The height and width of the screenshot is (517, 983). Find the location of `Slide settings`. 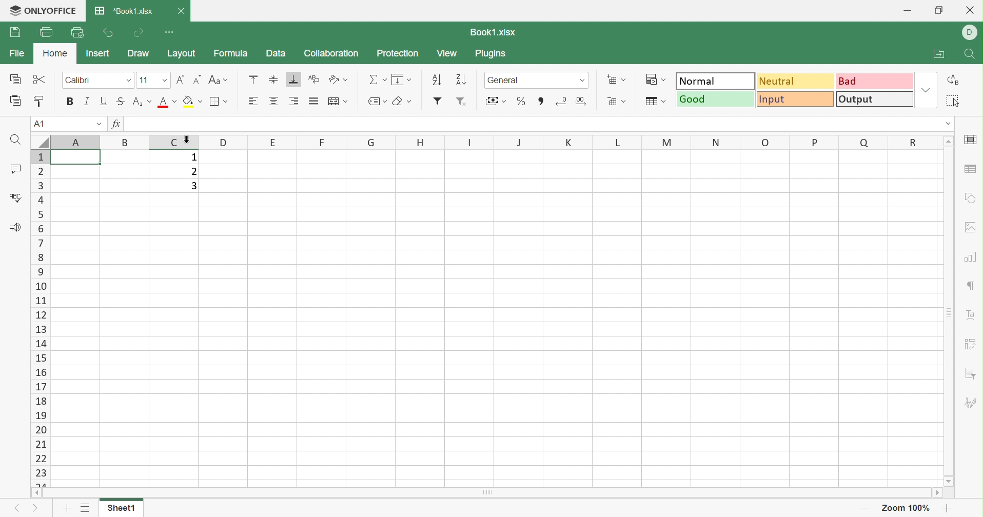

Slide settings is located at coordinates (971, 141).